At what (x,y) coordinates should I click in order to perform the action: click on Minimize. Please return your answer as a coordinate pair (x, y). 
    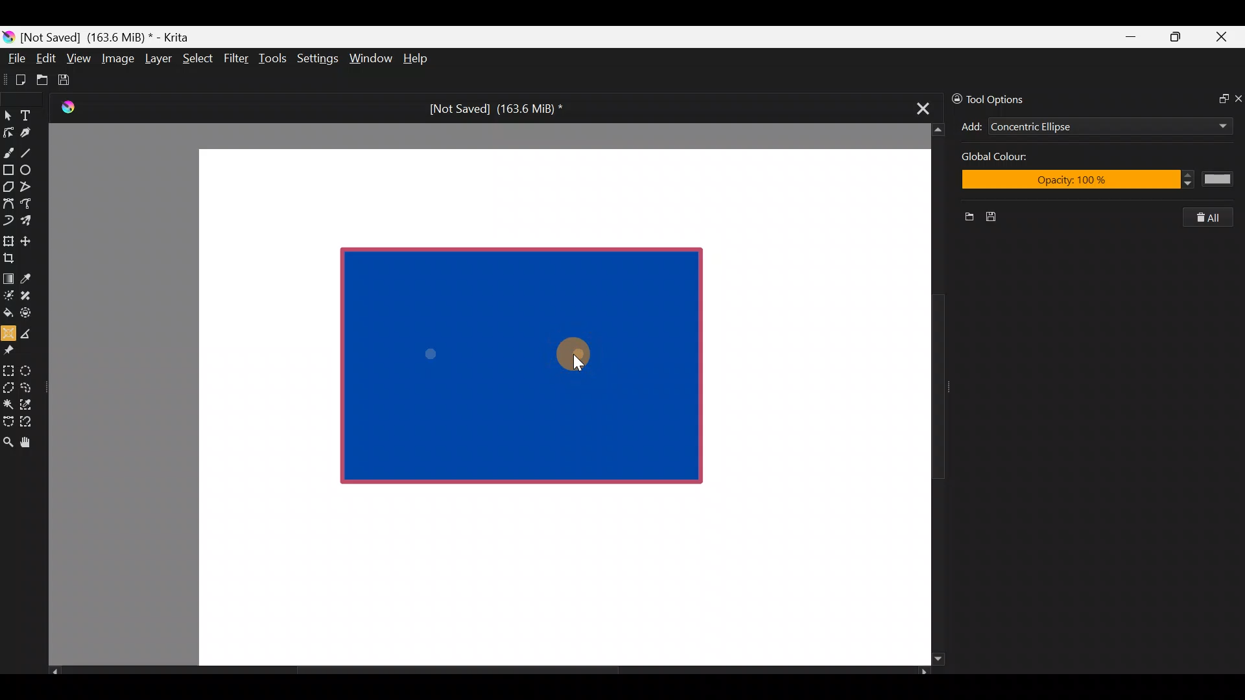
    Looking at the image, I should click on (1132, 37).